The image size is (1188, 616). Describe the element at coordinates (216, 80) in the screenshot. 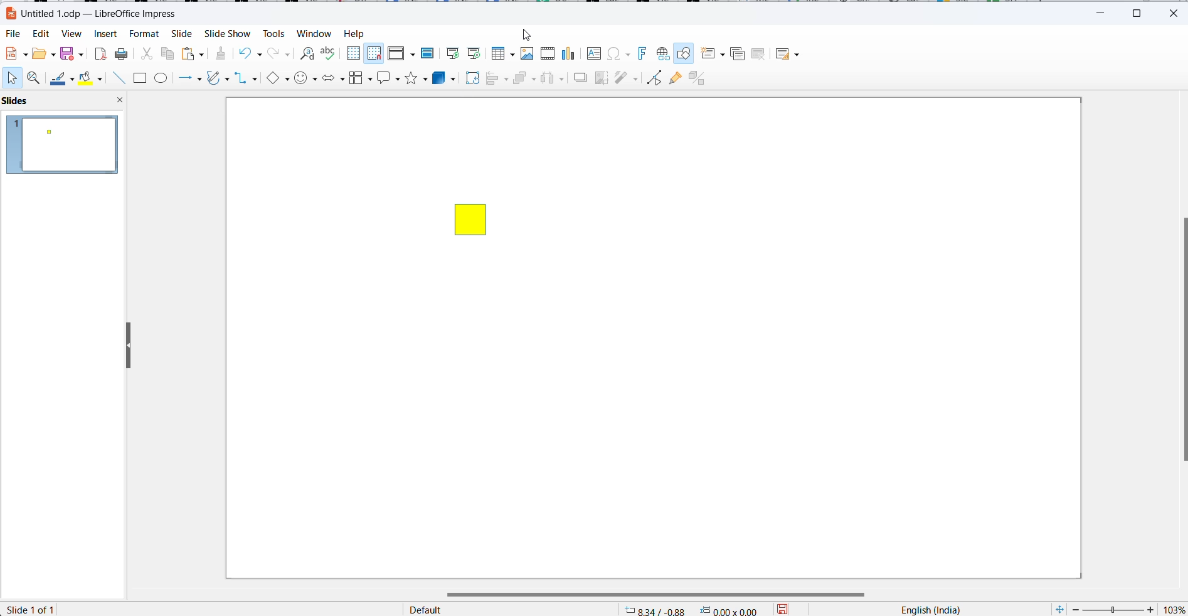

I see `curves and polygons` at that location.